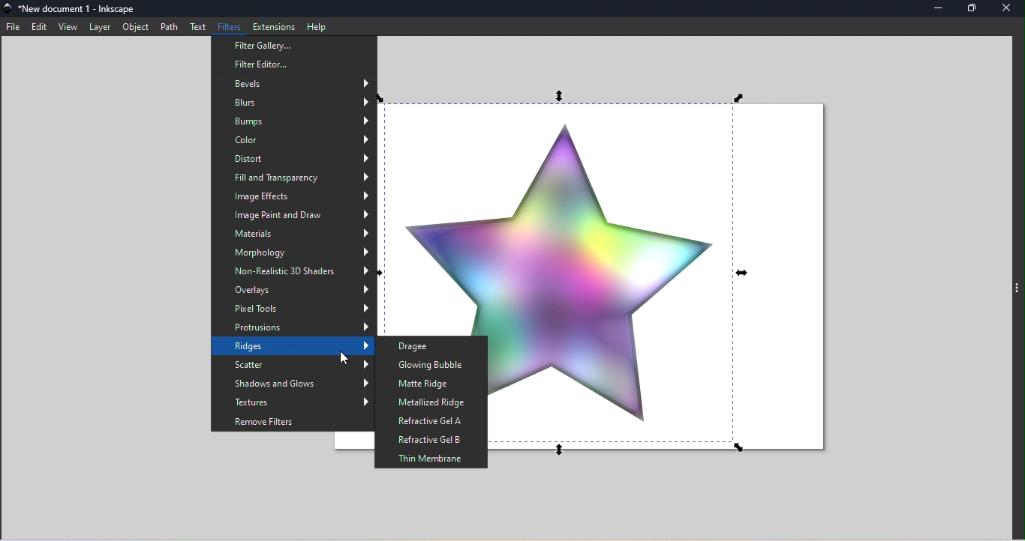 The image size is (1025, 541). What do you see at coordinates (294, 45) in the screenshot?
I see `Filter Gallery` at bounding box center [294, 45].